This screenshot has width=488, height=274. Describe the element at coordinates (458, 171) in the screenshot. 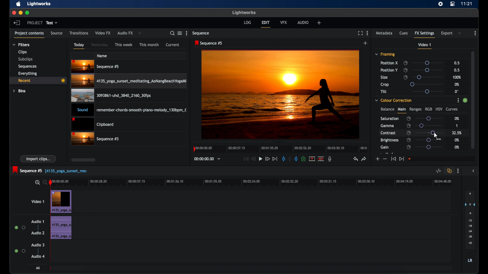

I see `more options` at that location.